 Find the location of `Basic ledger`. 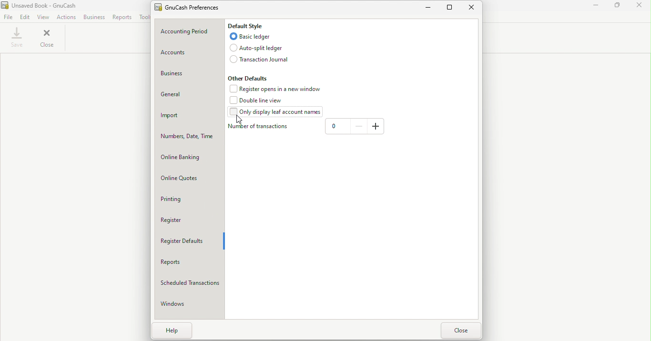

Basic ledger is located at coordinates (248, 36).